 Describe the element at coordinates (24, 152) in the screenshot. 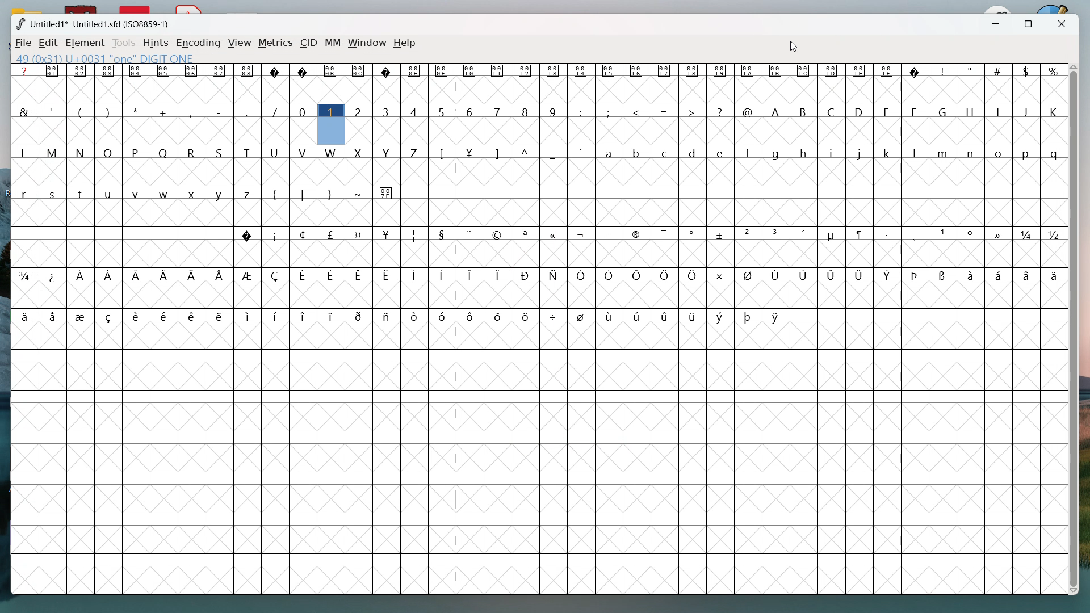

I see `L` at that location.